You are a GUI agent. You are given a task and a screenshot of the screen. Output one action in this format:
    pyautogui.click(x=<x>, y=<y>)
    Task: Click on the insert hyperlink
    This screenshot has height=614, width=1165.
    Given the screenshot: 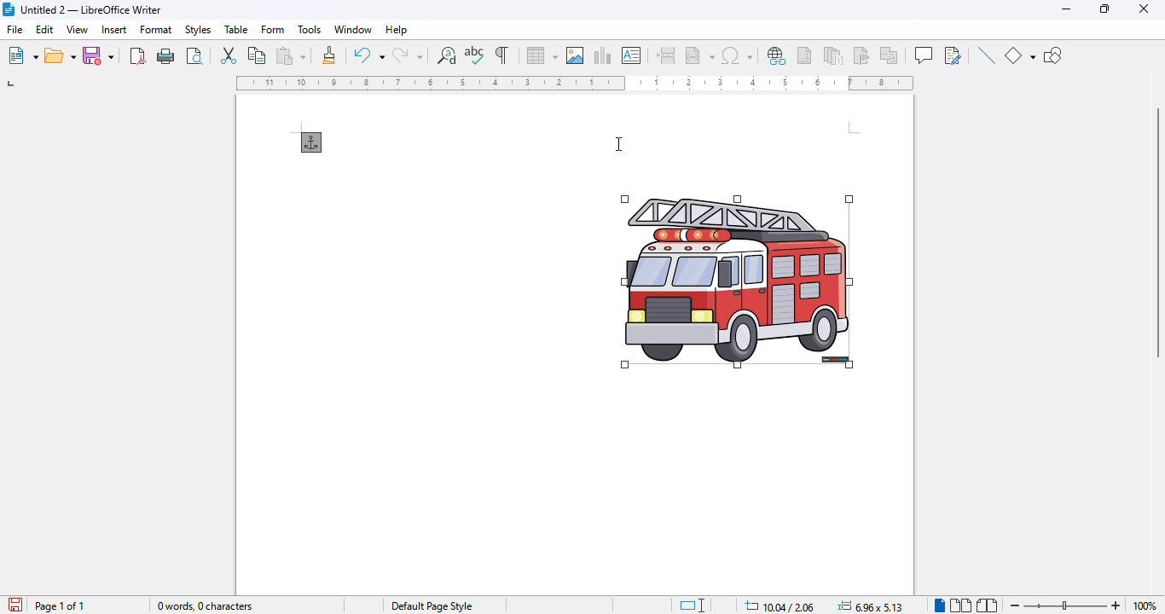 What is the action you would take?
    pyautogui.click(x=778, y=56)
    